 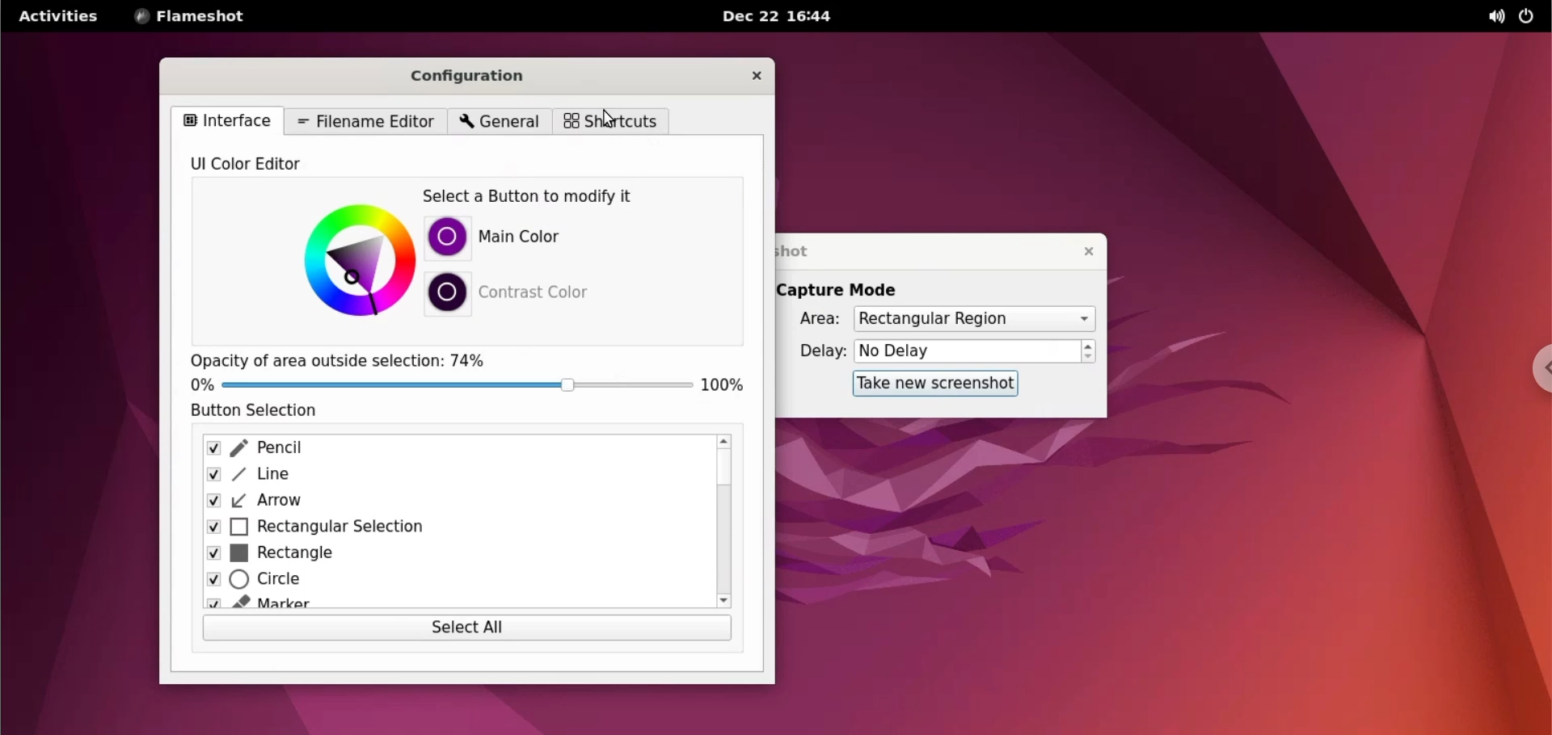 I want to click on chrome options, so click(x=1532, y=368).